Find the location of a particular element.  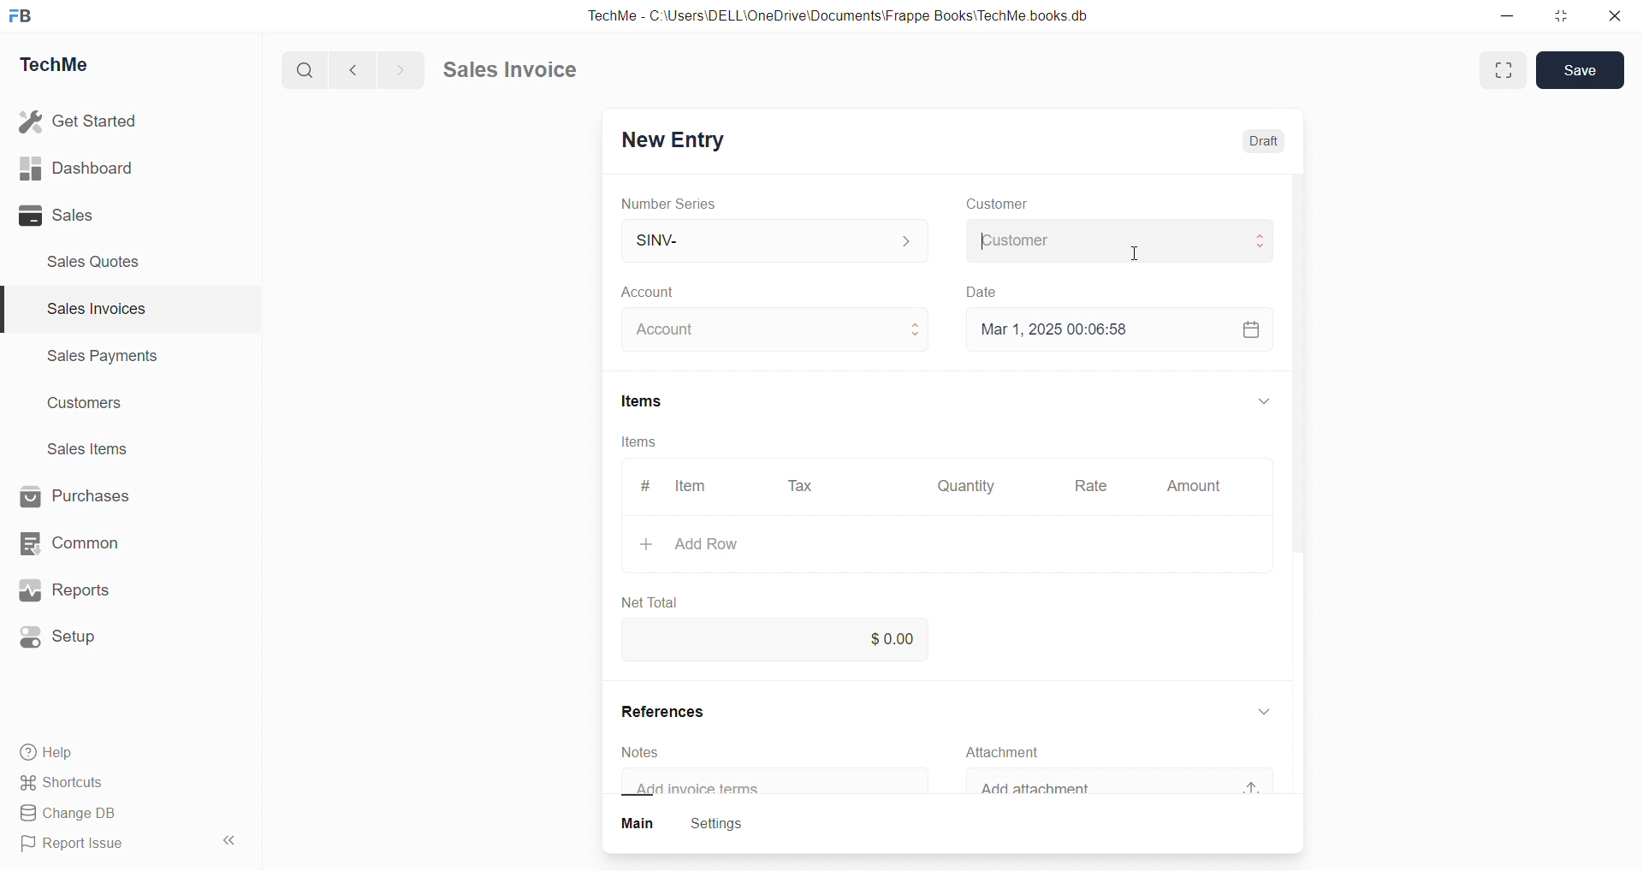

Dropdoe is located at coordinates (1271, 708).